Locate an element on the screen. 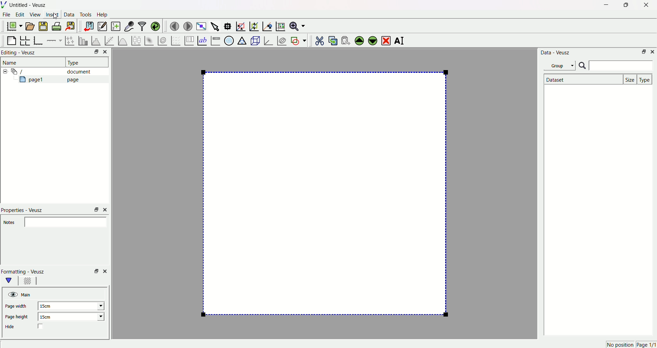 The image size is (657, 348). 15cm is located at coordinates (73, 317).